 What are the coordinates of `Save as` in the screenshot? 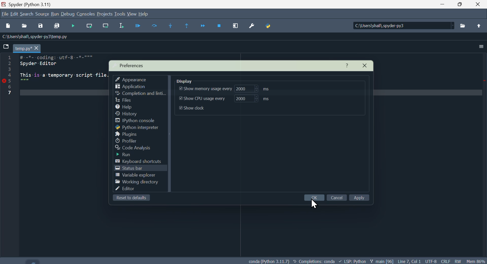 It's located at (42, 26).